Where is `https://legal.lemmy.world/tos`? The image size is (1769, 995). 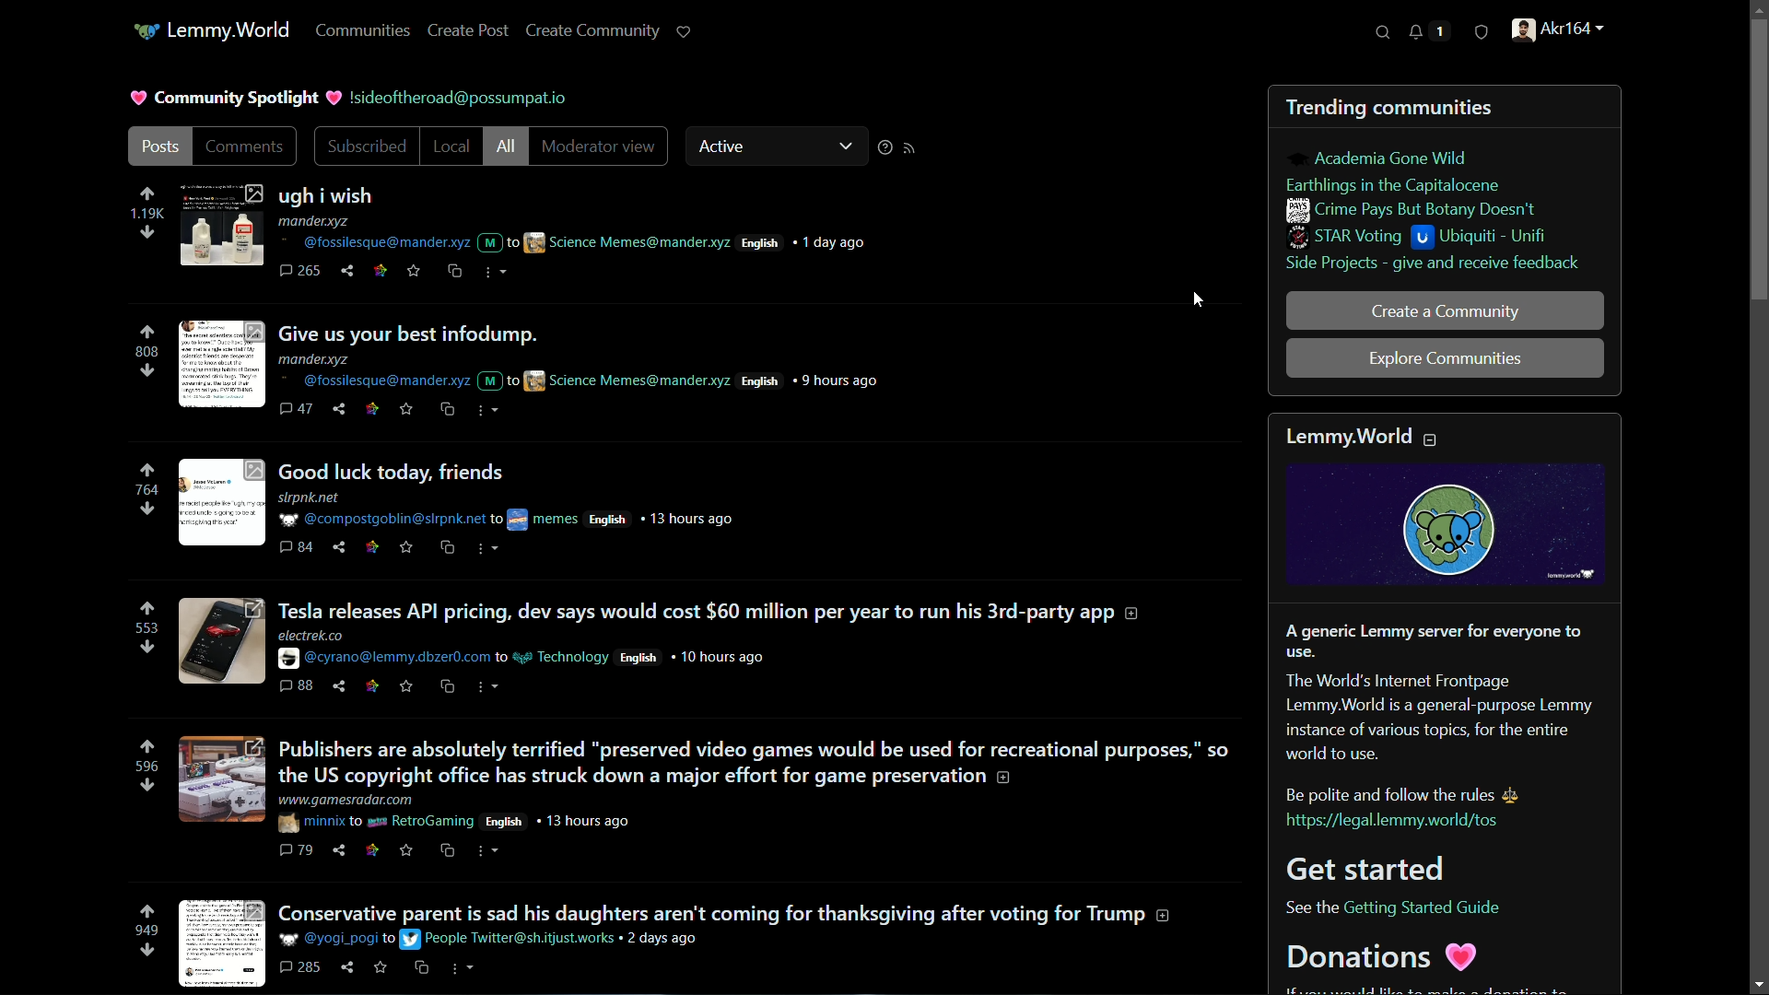 https://legal.lemmy.world/tos is located at coordinates (1390, 821).